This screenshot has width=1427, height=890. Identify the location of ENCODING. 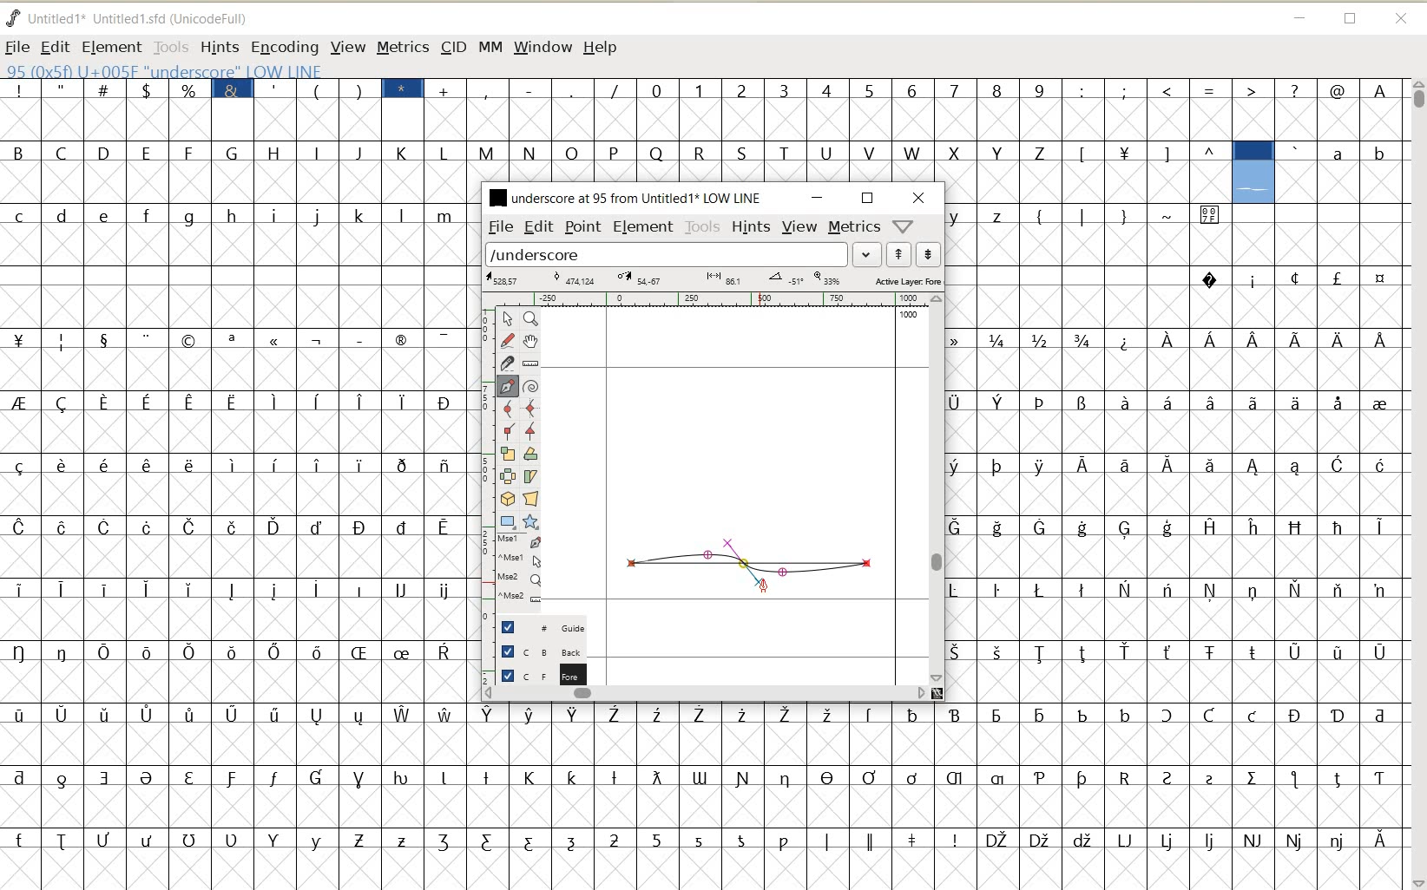
(284, 48).